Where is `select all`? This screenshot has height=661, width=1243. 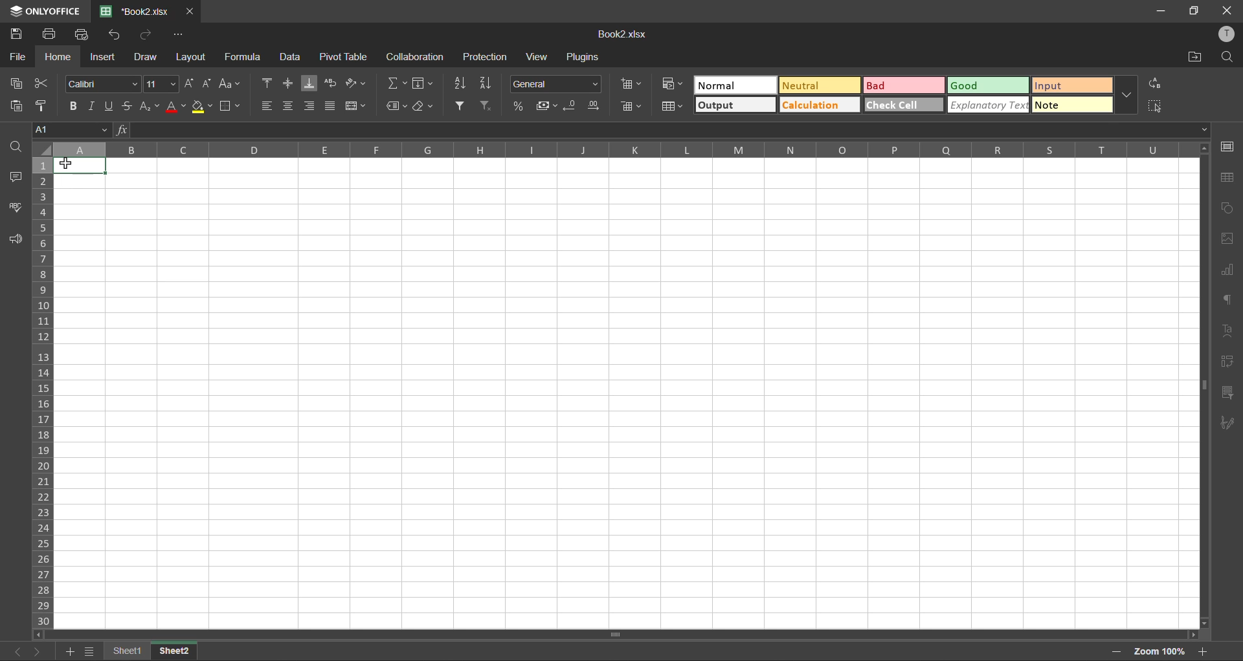 select all is located at coordinates (1156, 106).